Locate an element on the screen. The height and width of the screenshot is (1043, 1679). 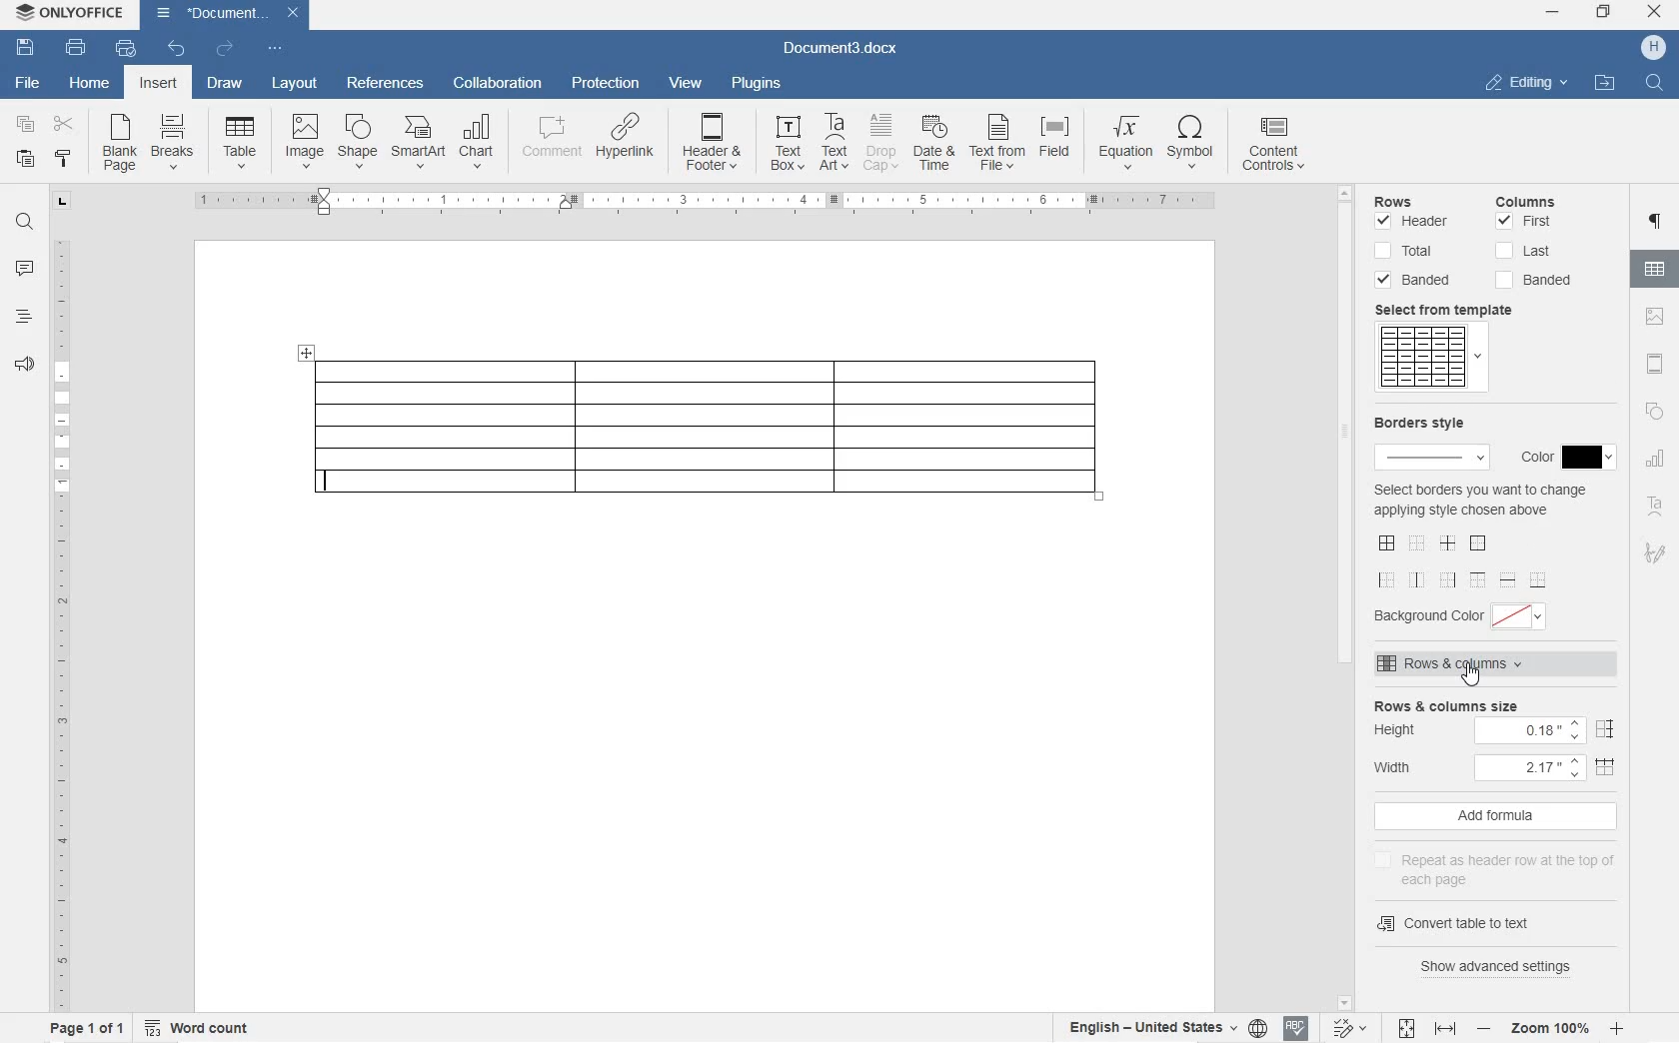
RESTORE is located at coordinates (1605, 14).